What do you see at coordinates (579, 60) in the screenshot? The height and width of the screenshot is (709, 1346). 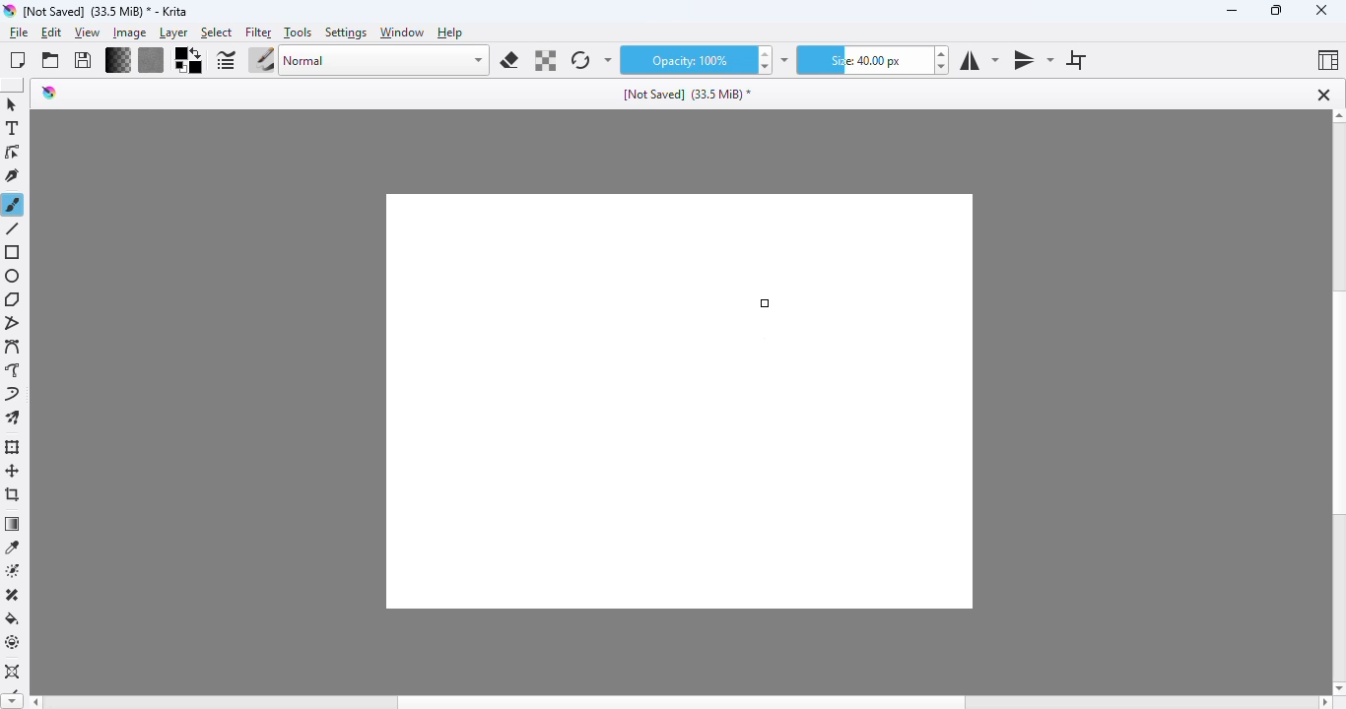 I see `reload original preset` at bounding box center [579, 60].